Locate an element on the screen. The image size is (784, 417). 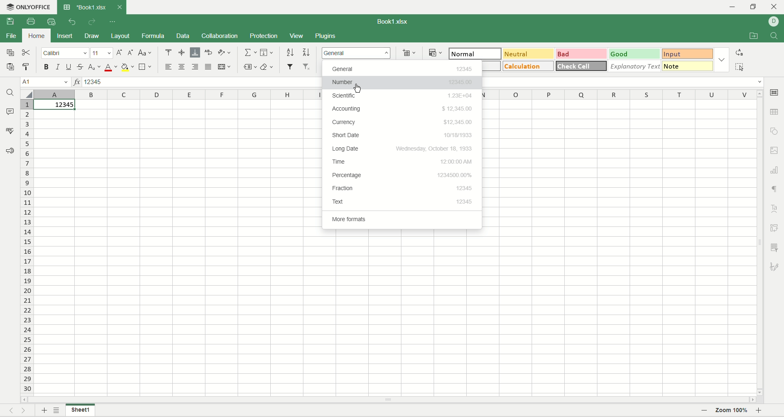
add sheet is located at coordinates (42, 410).